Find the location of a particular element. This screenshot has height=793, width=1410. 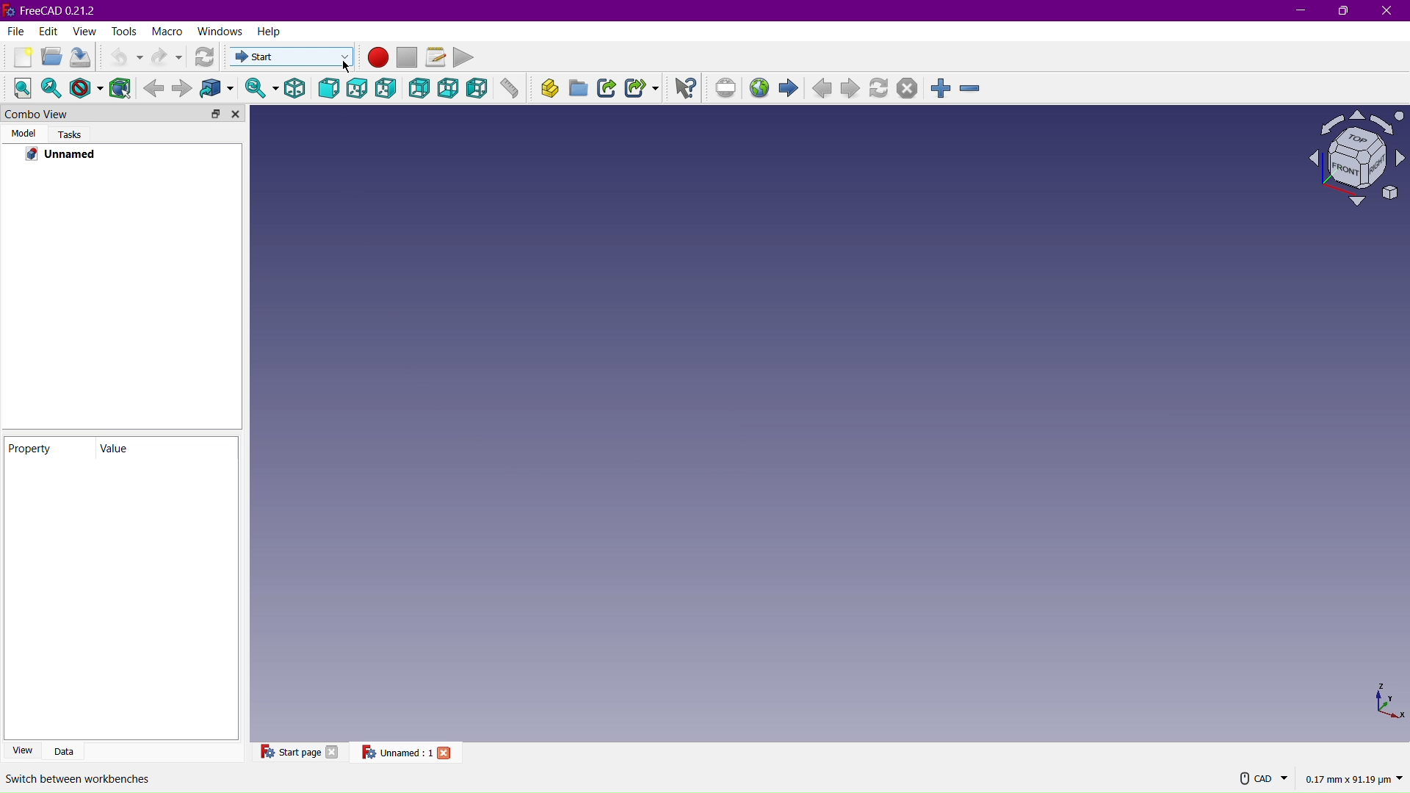

Create Folder is located at coordinates (579, 90).